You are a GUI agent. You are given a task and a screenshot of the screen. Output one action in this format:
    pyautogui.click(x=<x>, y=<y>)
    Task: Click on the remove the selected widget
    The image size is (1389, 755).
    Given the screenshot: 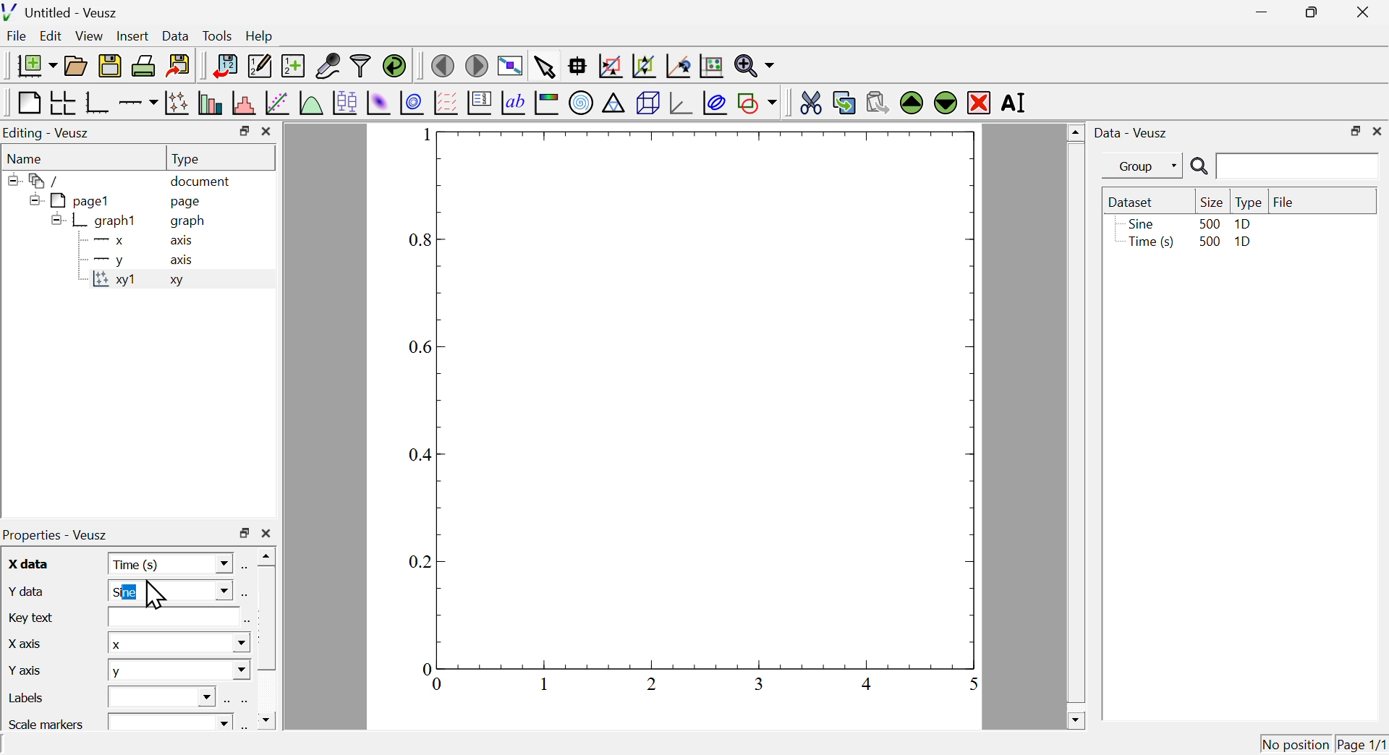 What is the action you would take?
    pyautogui.click(x=979, y=102)
    